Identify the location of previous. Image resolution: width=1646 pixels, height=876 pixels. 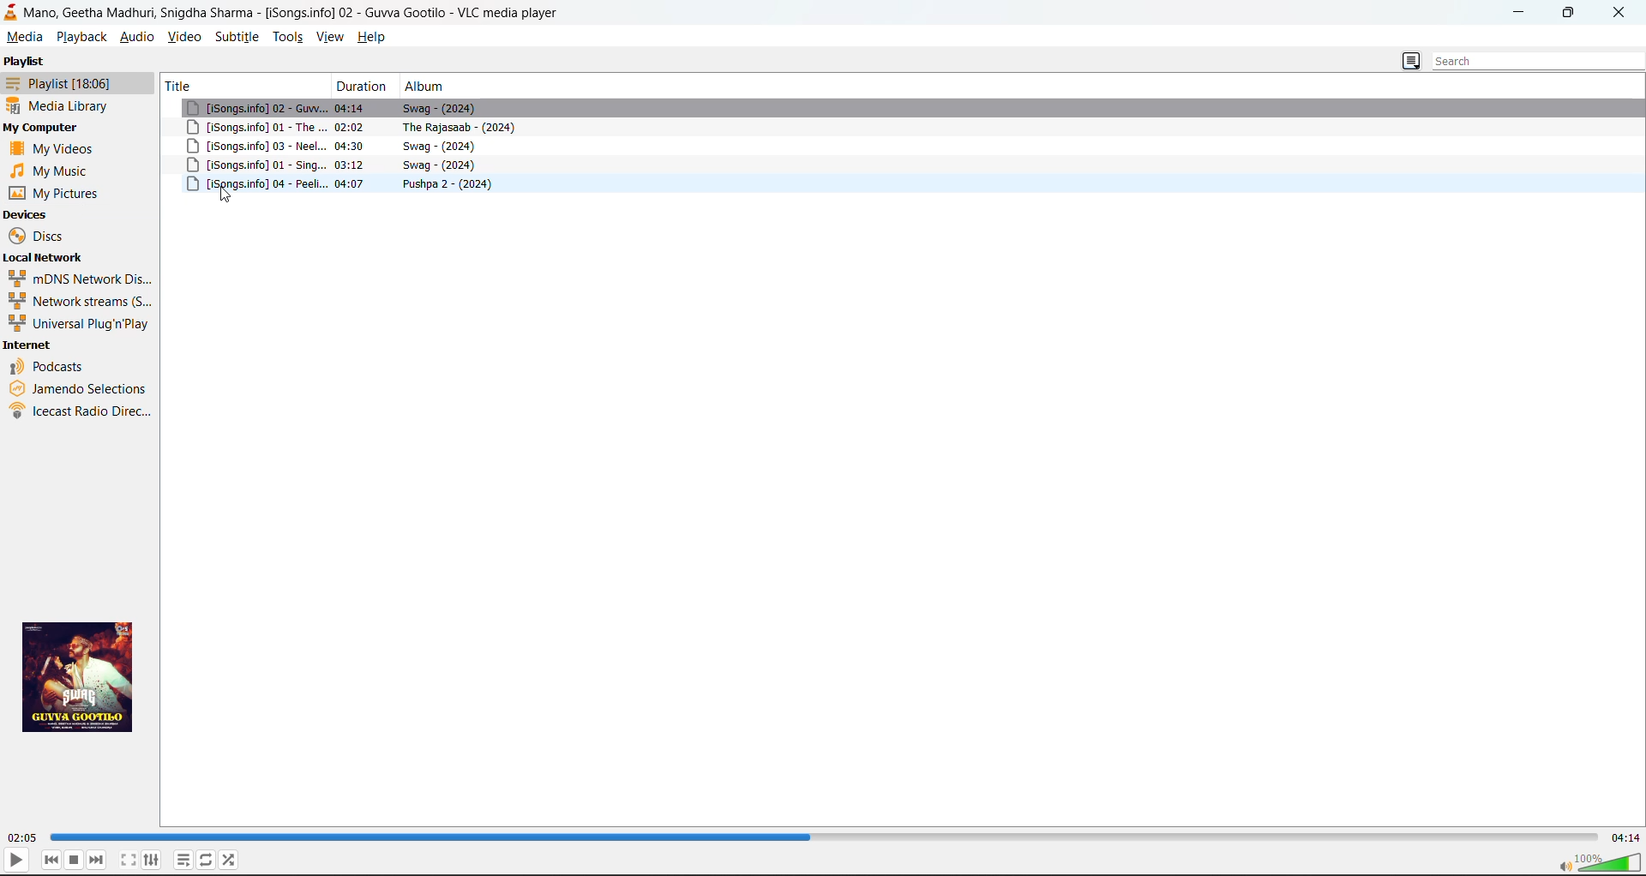
(51, 861).